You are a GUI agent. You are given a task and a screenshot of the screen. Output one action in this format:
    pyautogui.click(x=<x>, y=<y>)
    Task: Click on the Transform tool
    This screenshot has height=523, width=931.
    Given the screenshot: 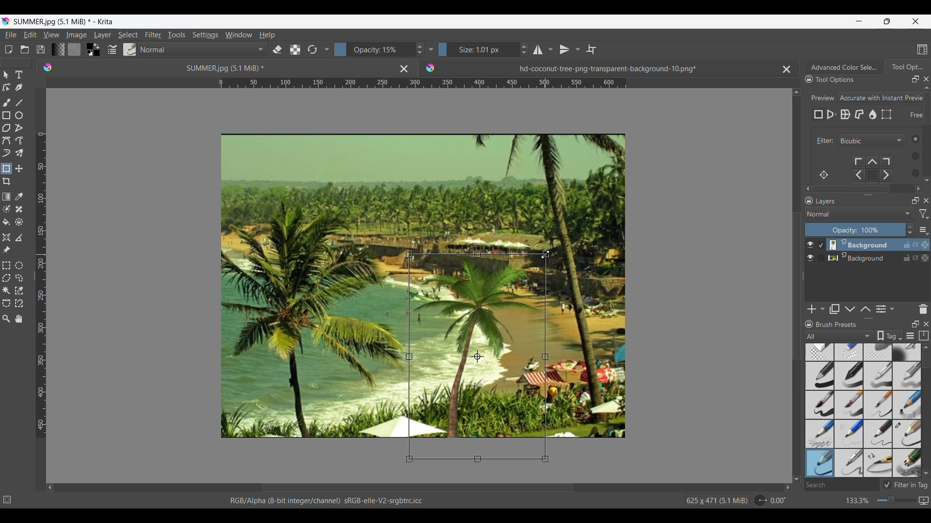 What is the action you would take?
    pyautogui.click(x=6, y=169)
    